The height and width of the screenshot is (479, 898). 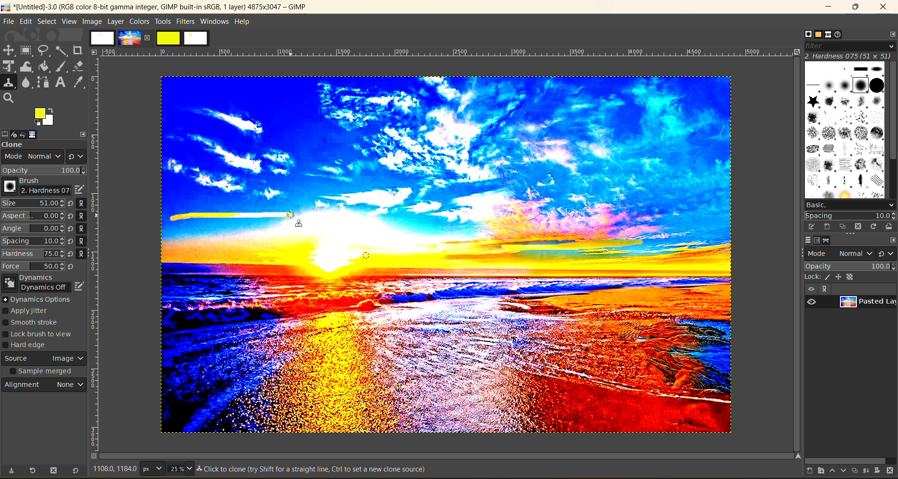 I want to click on move tool, so click(x=9, y=50).